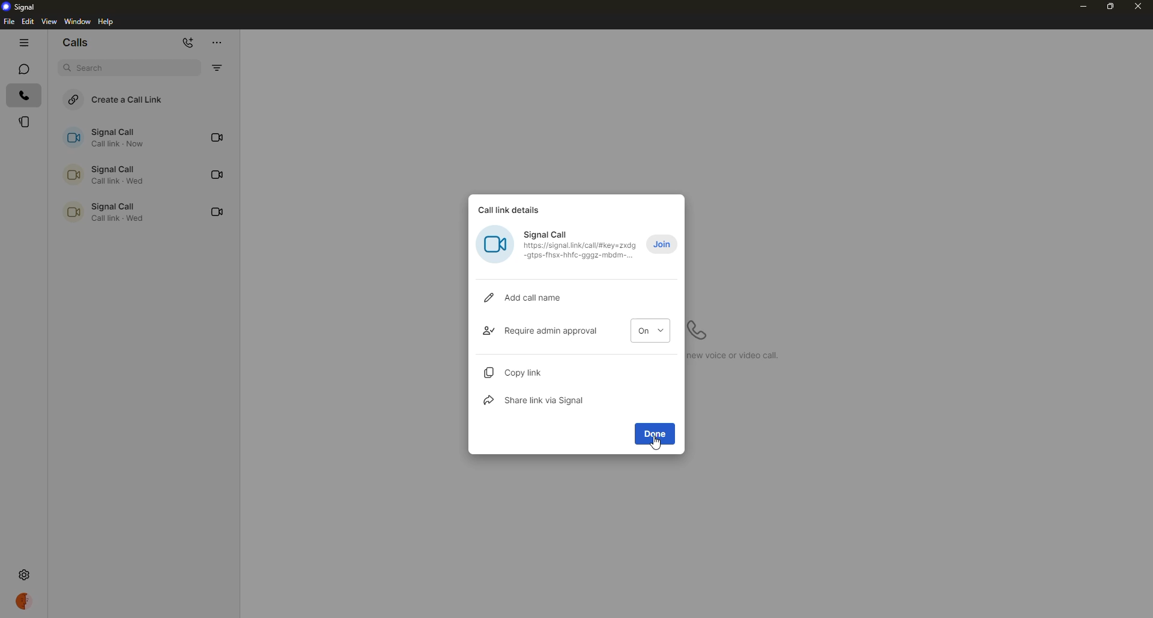 The width and height of the screenshot is (1153, 618). What do you see at coordinates (110, 212) in the screenshot?
I see `call link` at bounding box center [110, 212].